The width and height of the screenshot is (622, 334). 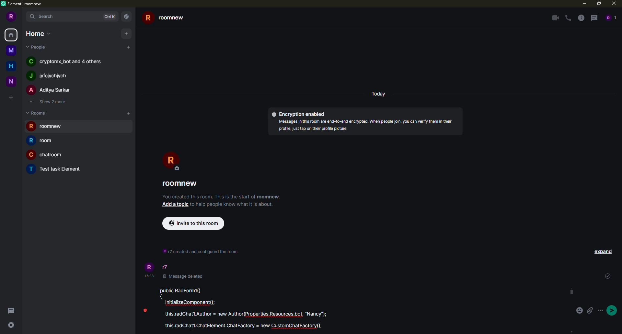 What do you see at coordinates (592, 310) in the screenshot?
I see `attach` at bounding box center [592, 310].